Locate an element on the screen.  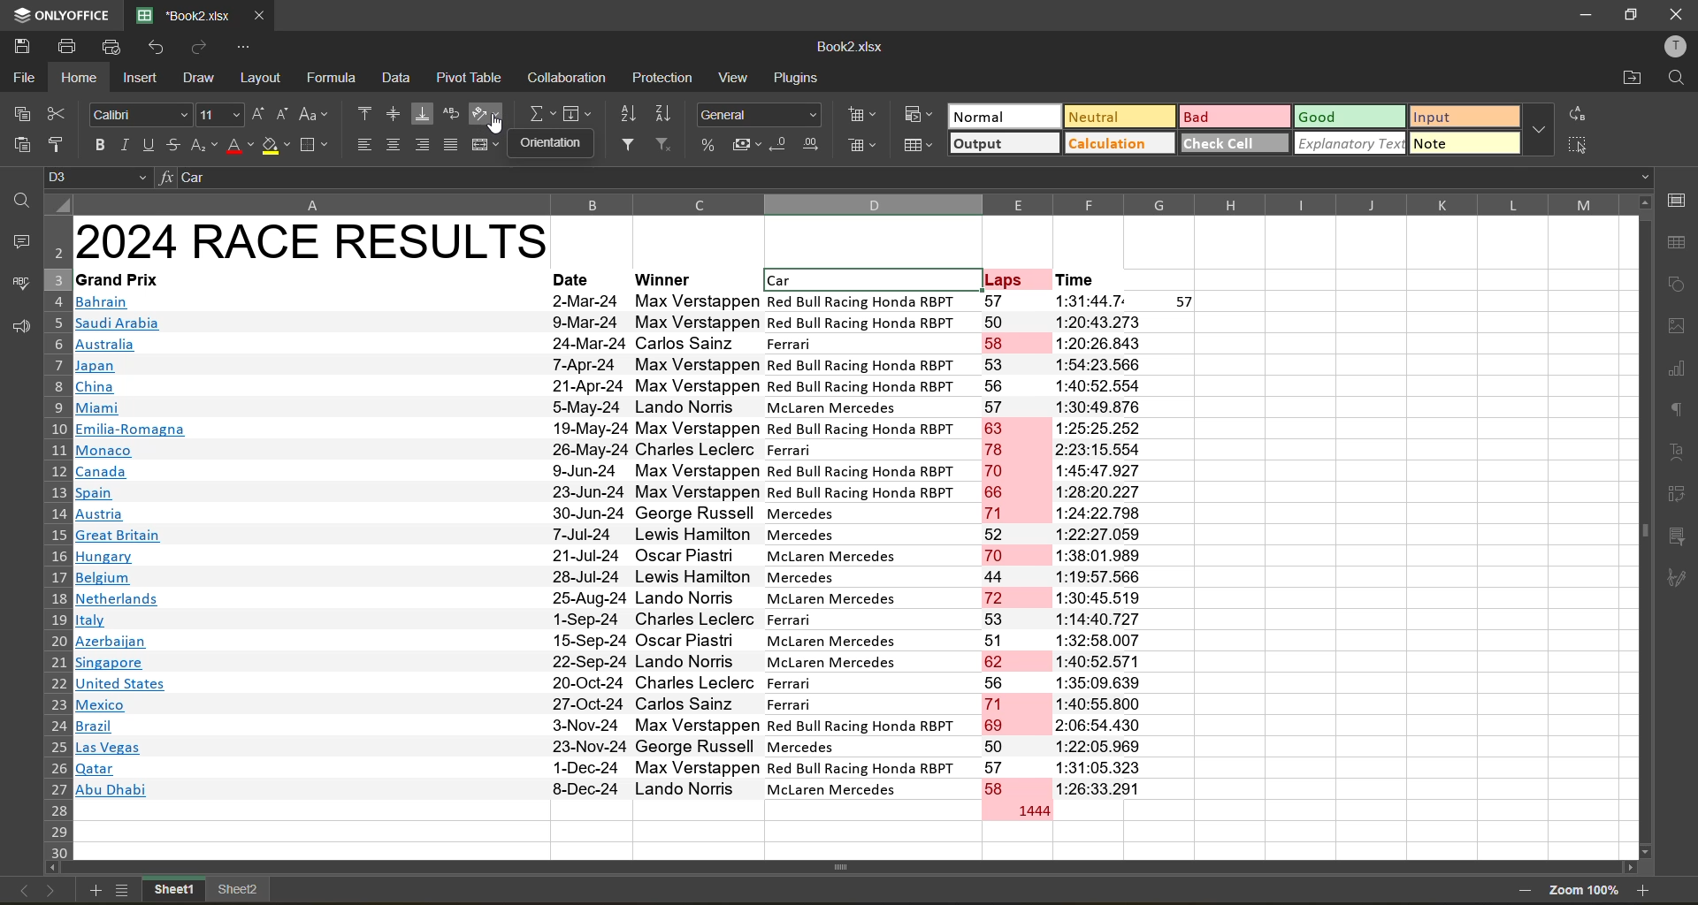
sheet names is located at coordinates (208, 887).